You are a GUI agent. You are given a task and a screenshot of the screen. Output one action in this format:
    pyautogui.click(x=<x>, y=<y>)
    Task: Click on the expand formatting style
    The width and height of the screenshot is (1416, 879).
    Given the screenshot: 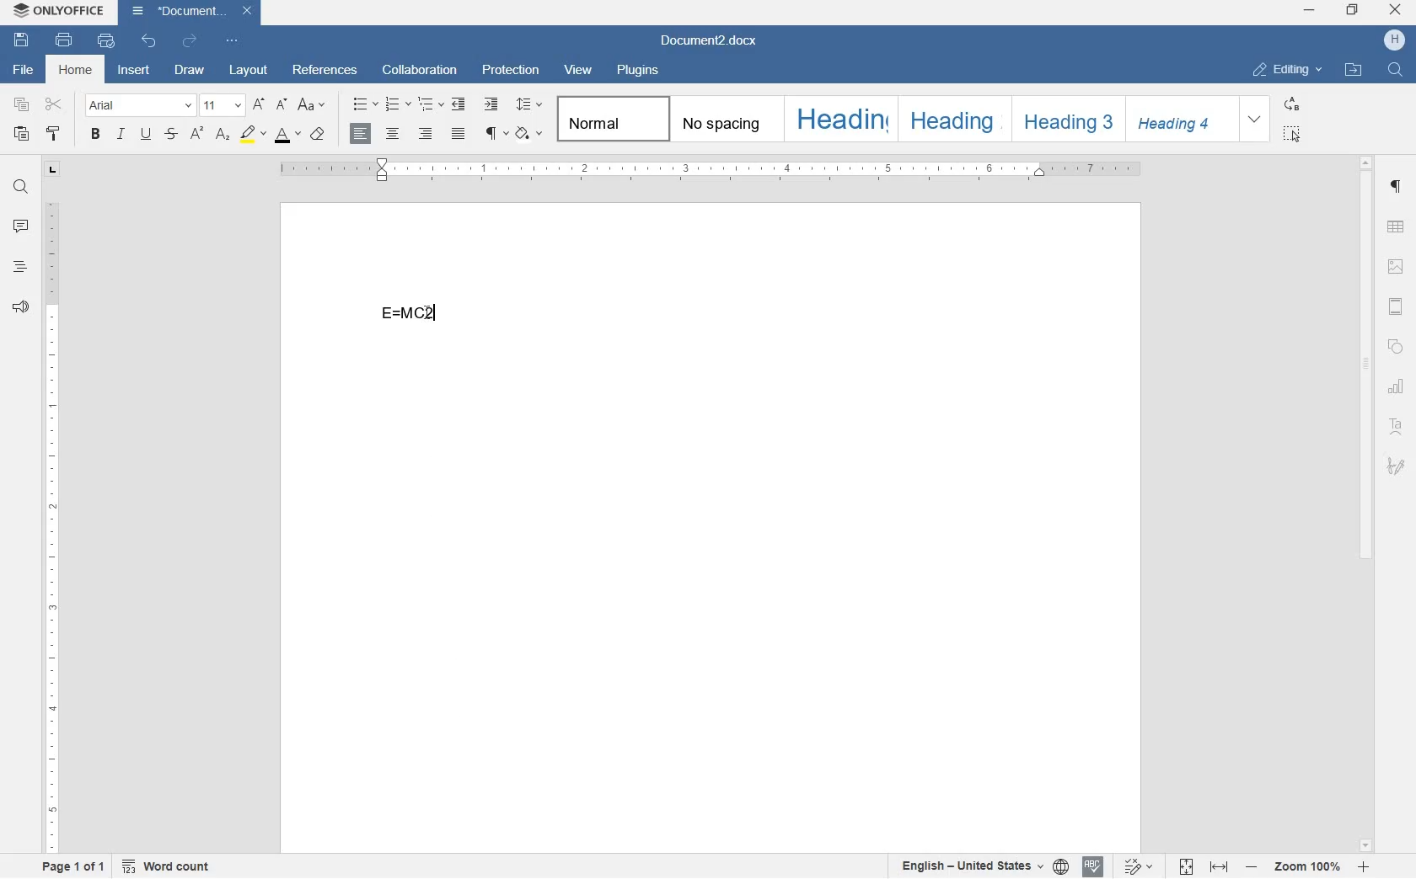 What is the action you would take?
    pyautogui.click(x=1255, y=119)
    